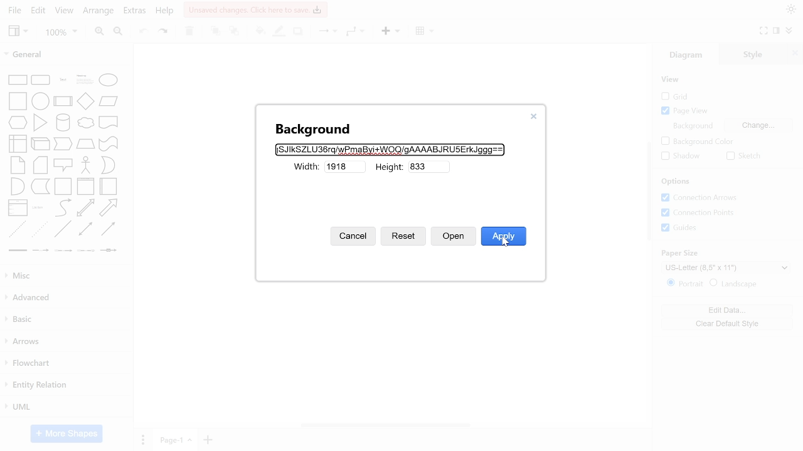 Image resolution: width=803 pixels, height=451 pixels. What do you see at coordinates (144, 31) in the screenshot?
I see `undo` at bounding box center [144, 31].